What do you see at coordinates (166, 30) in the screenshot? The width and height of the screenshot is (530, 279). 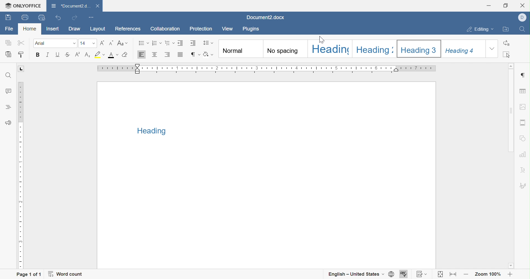 I see `Collaboration` at bounding box center [166, 30].